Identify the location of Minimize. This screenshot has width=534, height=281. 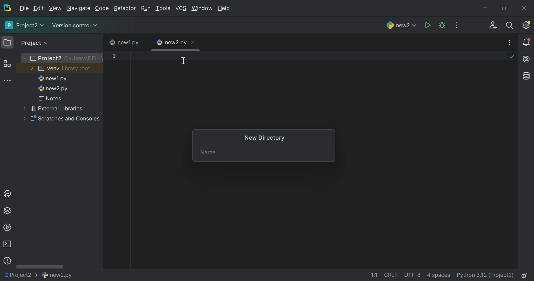
(485, 6).